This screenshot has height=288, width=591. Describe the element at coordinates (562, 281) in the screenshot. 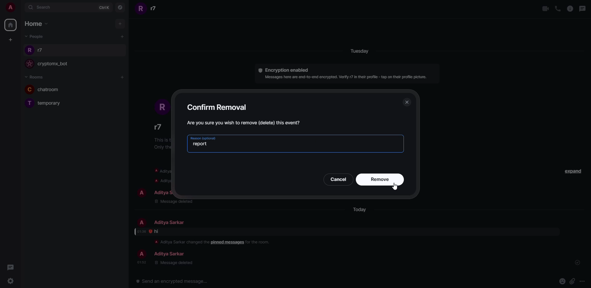

I see `emoji` at that location.